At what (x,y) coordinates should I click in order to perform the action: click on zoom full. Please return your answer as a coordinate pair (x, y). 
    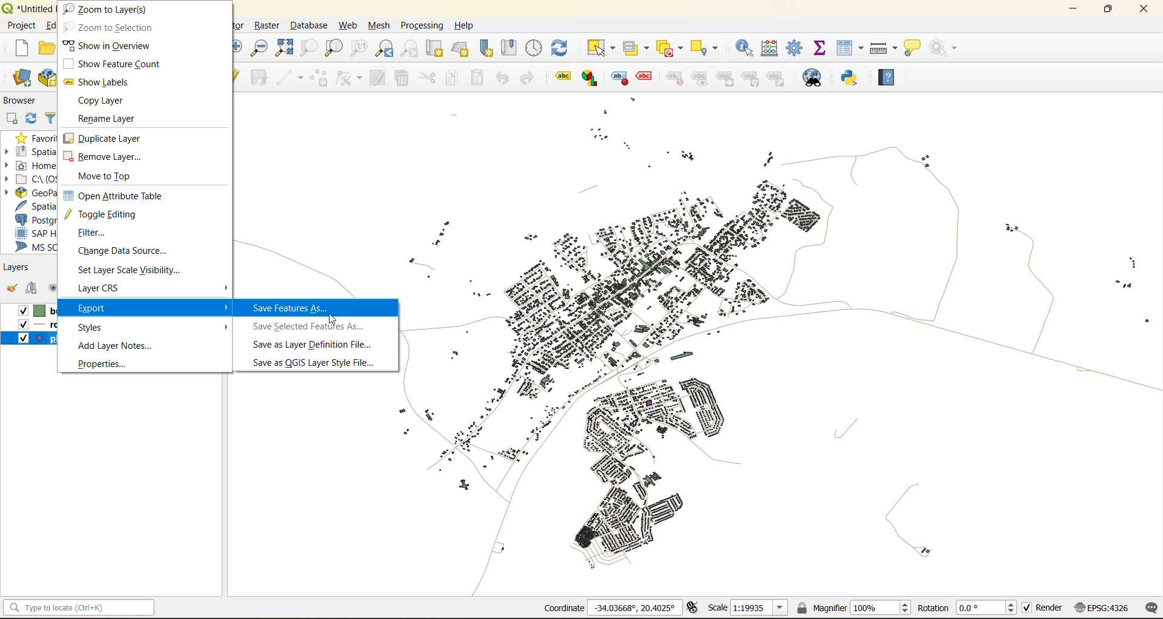
    Looking at the image, I should click on (284, 48).